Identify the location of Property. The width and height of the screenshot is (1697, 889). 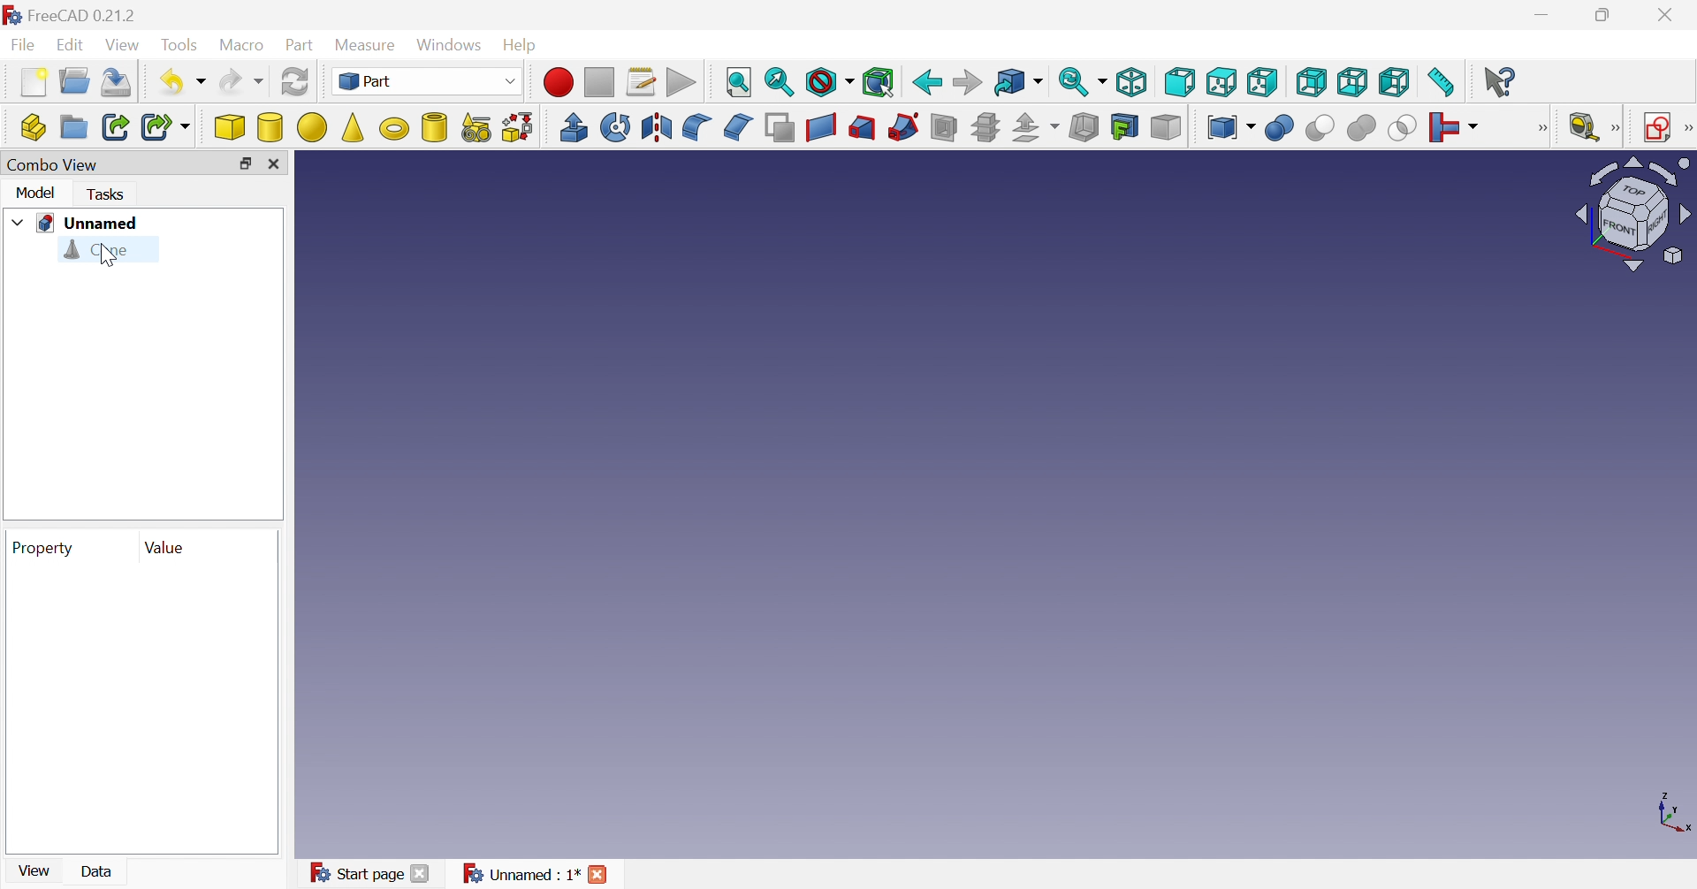
(44, 550).